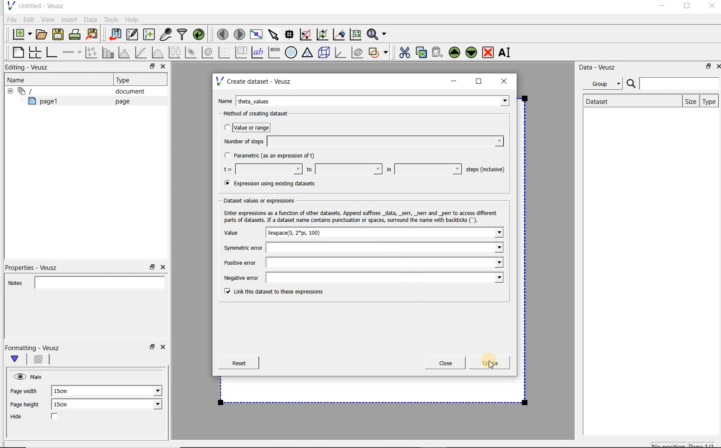 This screenshot has width=721, height=448. I want to click on click to reset graph axes, so click(355, 34).